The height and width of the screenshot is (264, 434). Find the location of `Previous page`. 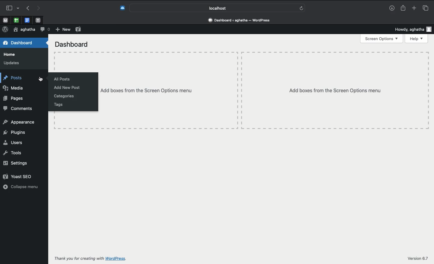

Previous page is located at coordinates (27, 8).